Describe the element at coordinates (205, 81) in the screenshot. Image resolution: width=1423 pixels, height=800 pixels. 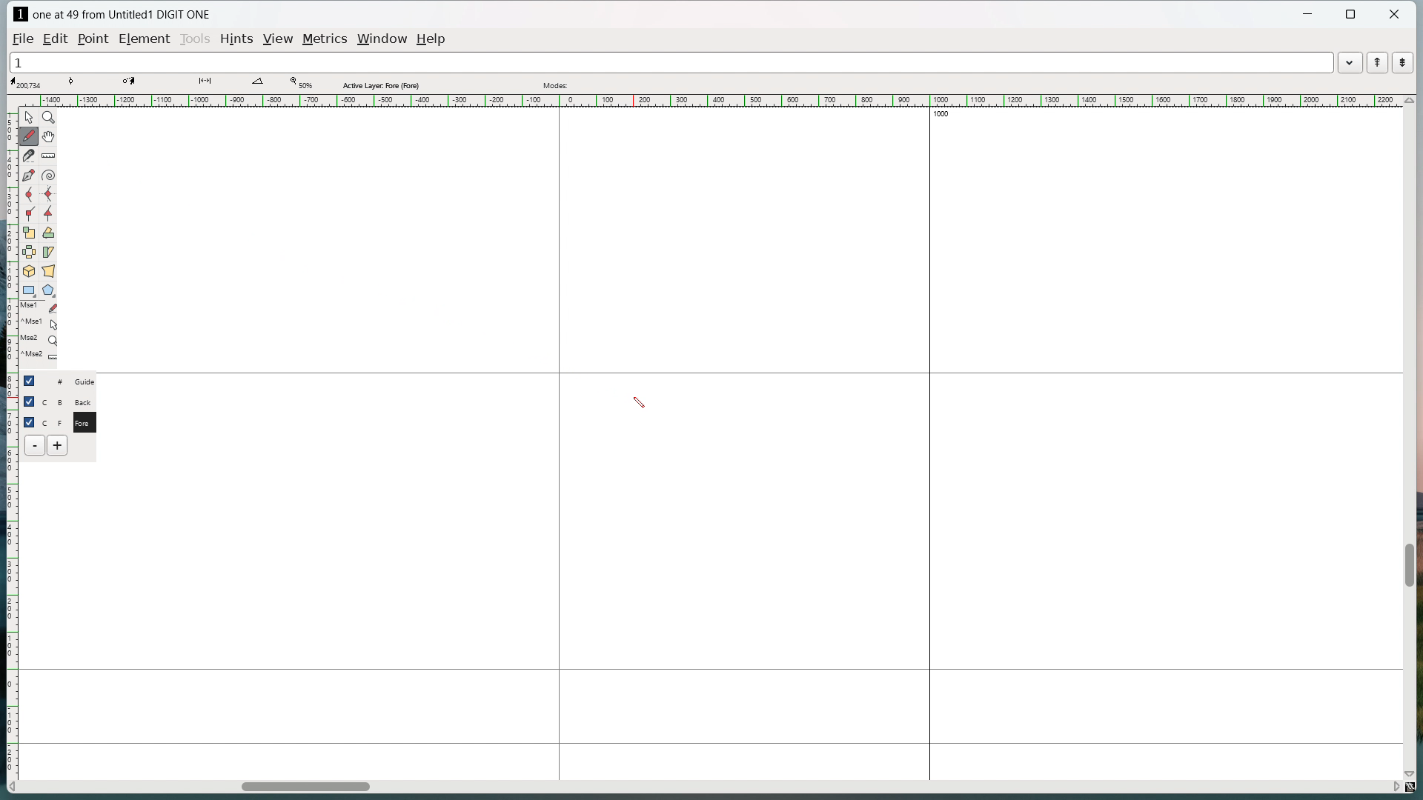
I see `distance between points` at that location.